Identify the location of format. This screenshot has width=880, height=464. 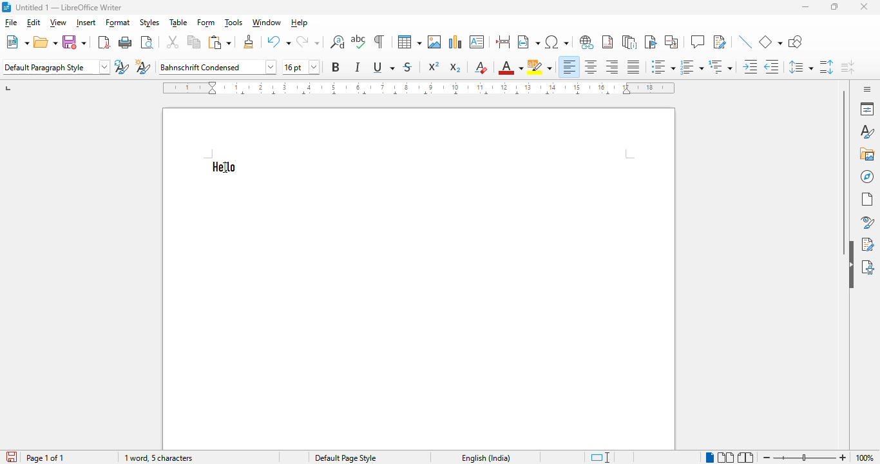
(119, 24).